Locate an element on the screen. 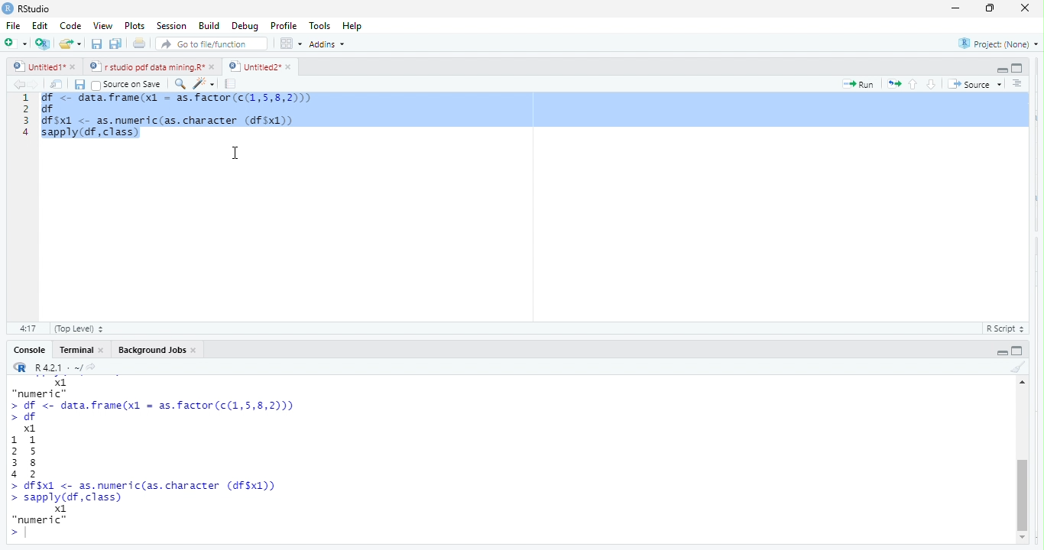 The image size is (1044, 550). maximize is located at coordinates (989, 8).